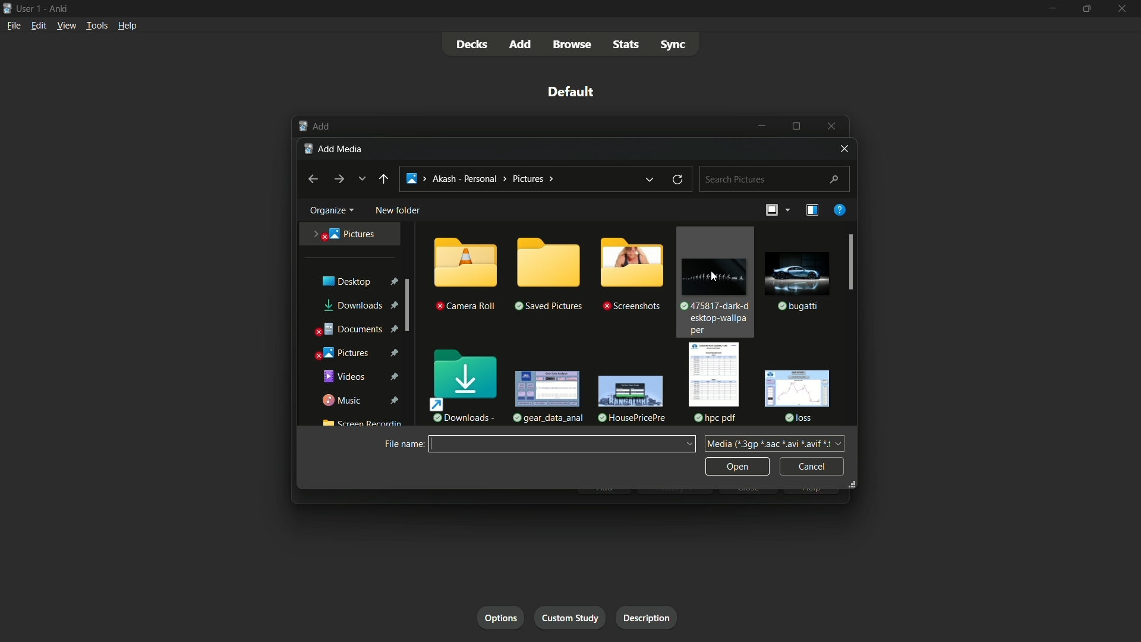  What do you see at coordinates (717, 282) in the screenshot?
I see `file-1` at bounding box center [717, 282].